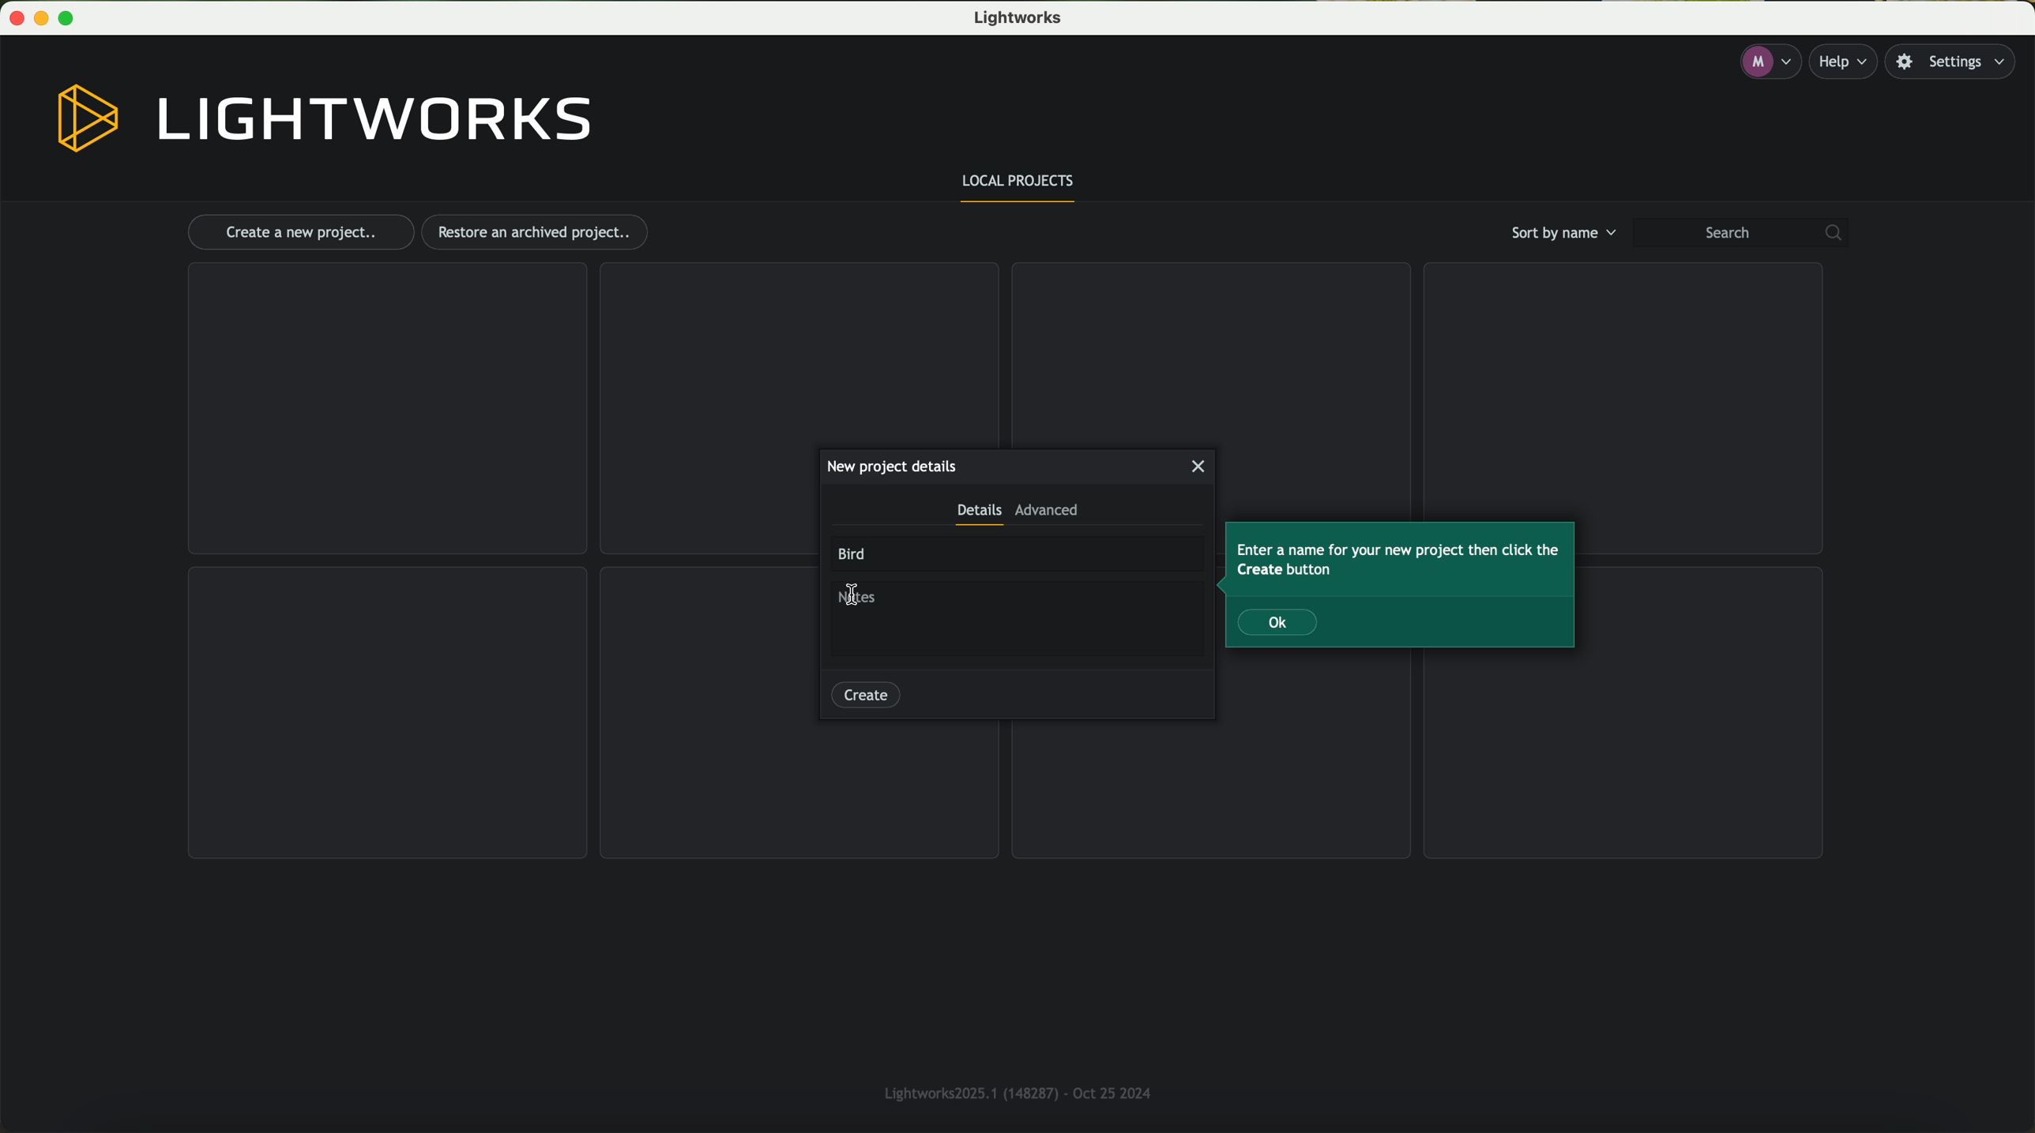 Image resolution: width=2035 pixels, height=1133 pixels. I want to click on new project details, so click(891, 466).